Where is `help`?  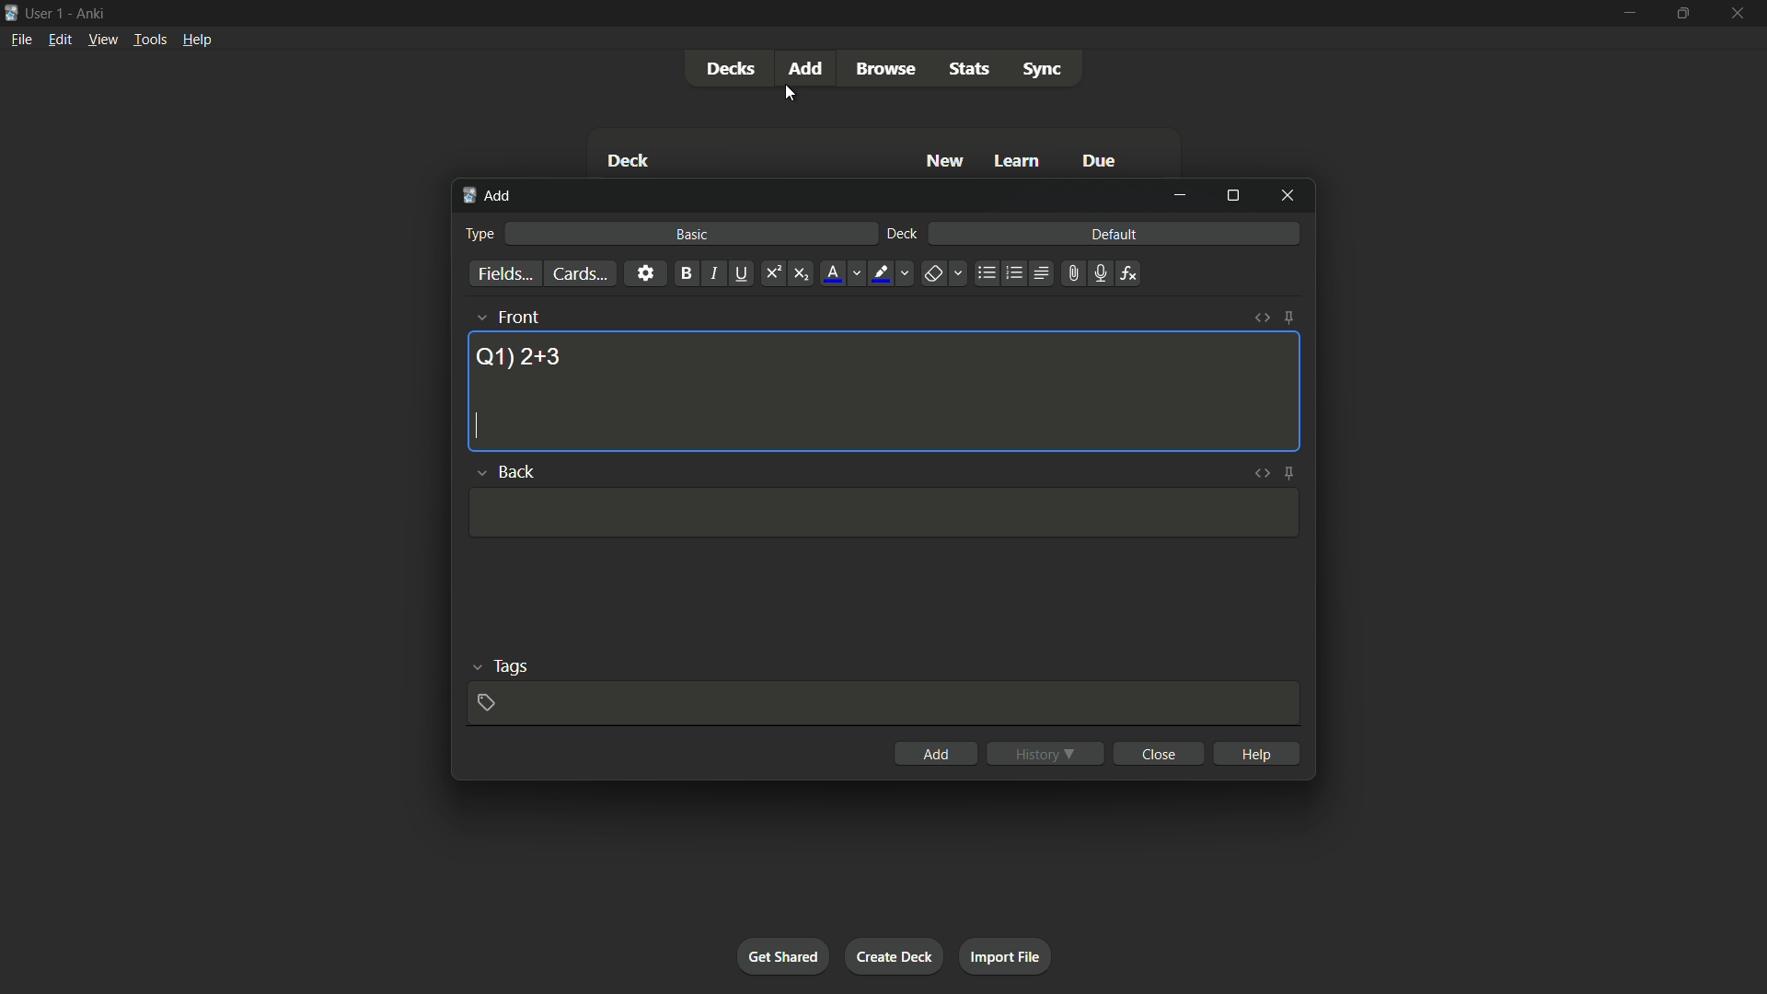
help is located at coordinates (1259, 753).